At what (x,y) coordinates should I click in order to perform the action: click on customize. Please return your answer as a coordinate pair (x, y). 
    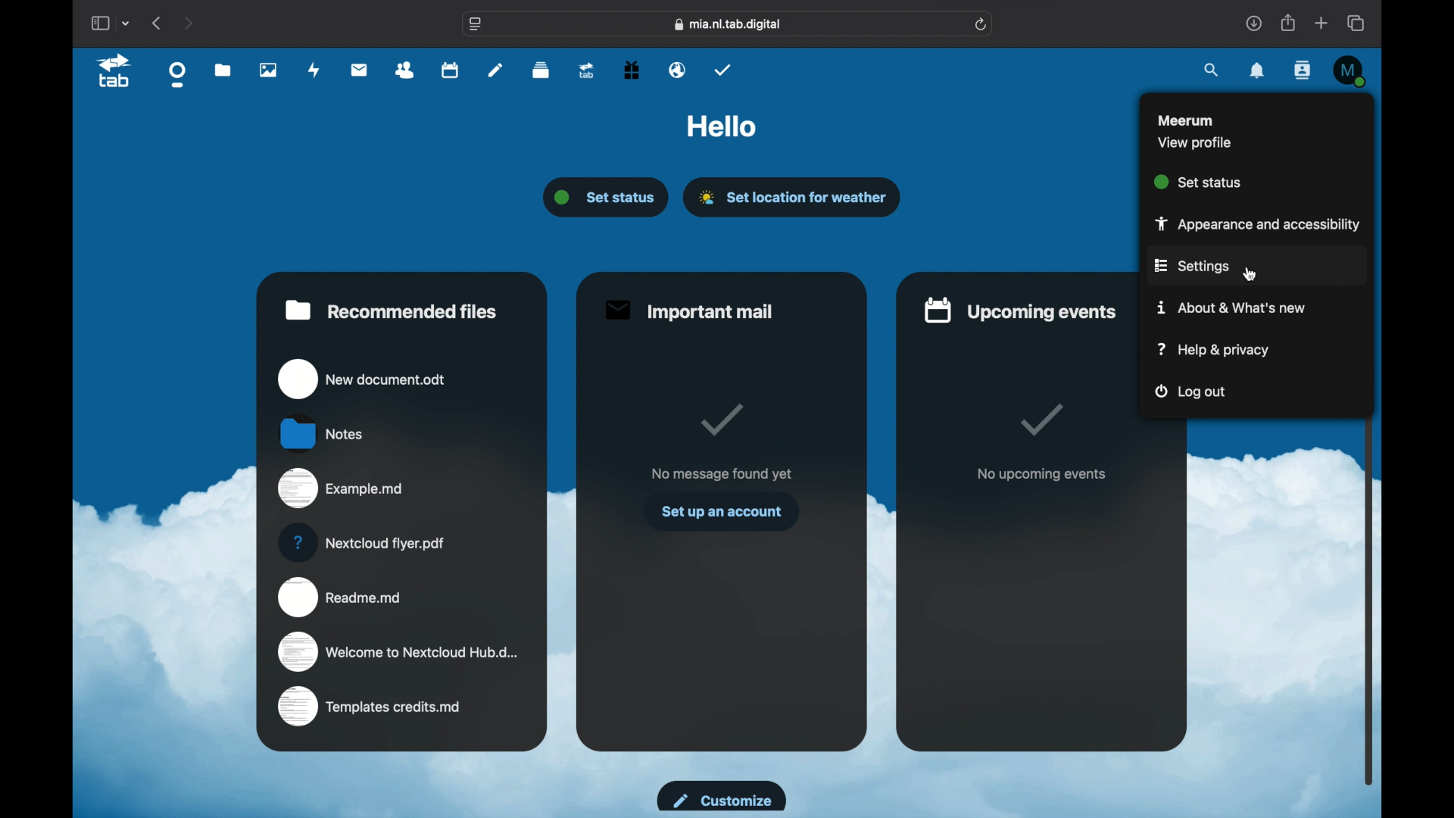
    Looking at the image, I should click on (722, 797).